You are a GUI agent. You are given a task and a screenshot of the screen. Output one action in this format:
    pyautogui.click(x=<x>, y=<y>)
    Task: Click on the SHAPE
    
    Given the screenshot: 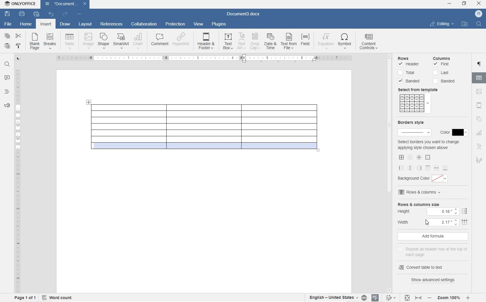 What is the action you would take?
    pyautogui.click(x=104, y=41)
    